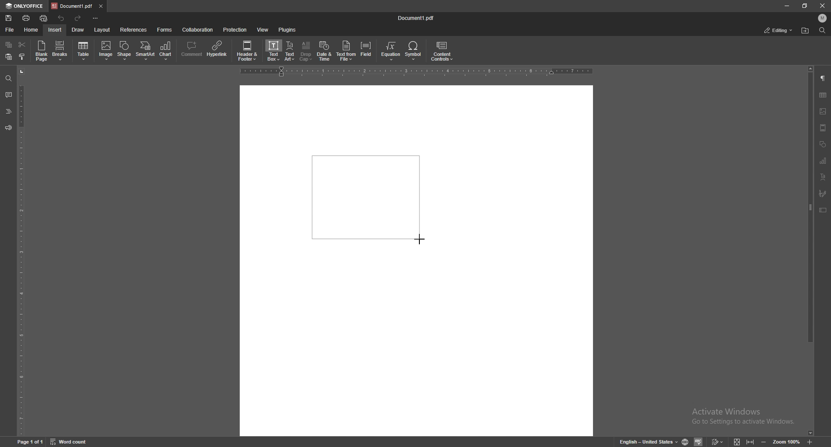 This screenshot has height=447, width=831. Describe the element at coordinates (8, 127) in the screenshot. I see `feedback` at that location.